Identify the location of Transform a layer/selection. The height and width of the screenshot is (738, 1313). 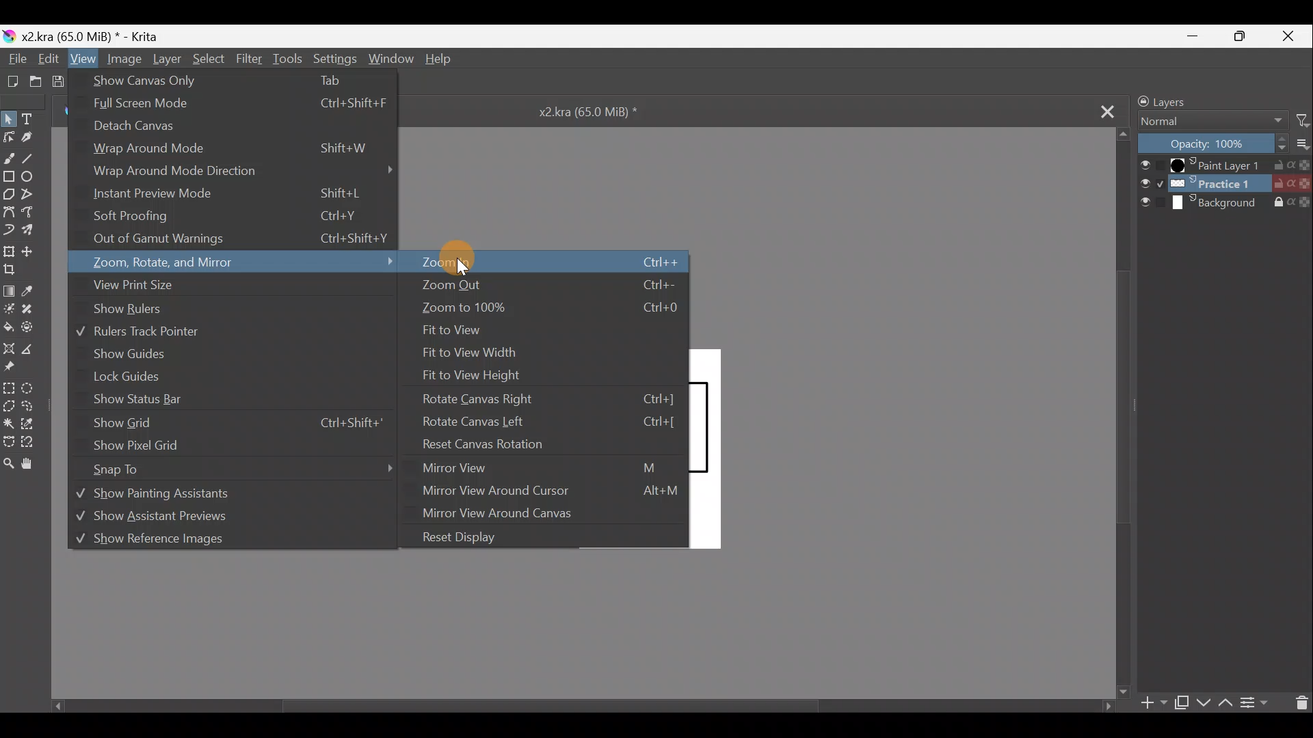
(10, 253).